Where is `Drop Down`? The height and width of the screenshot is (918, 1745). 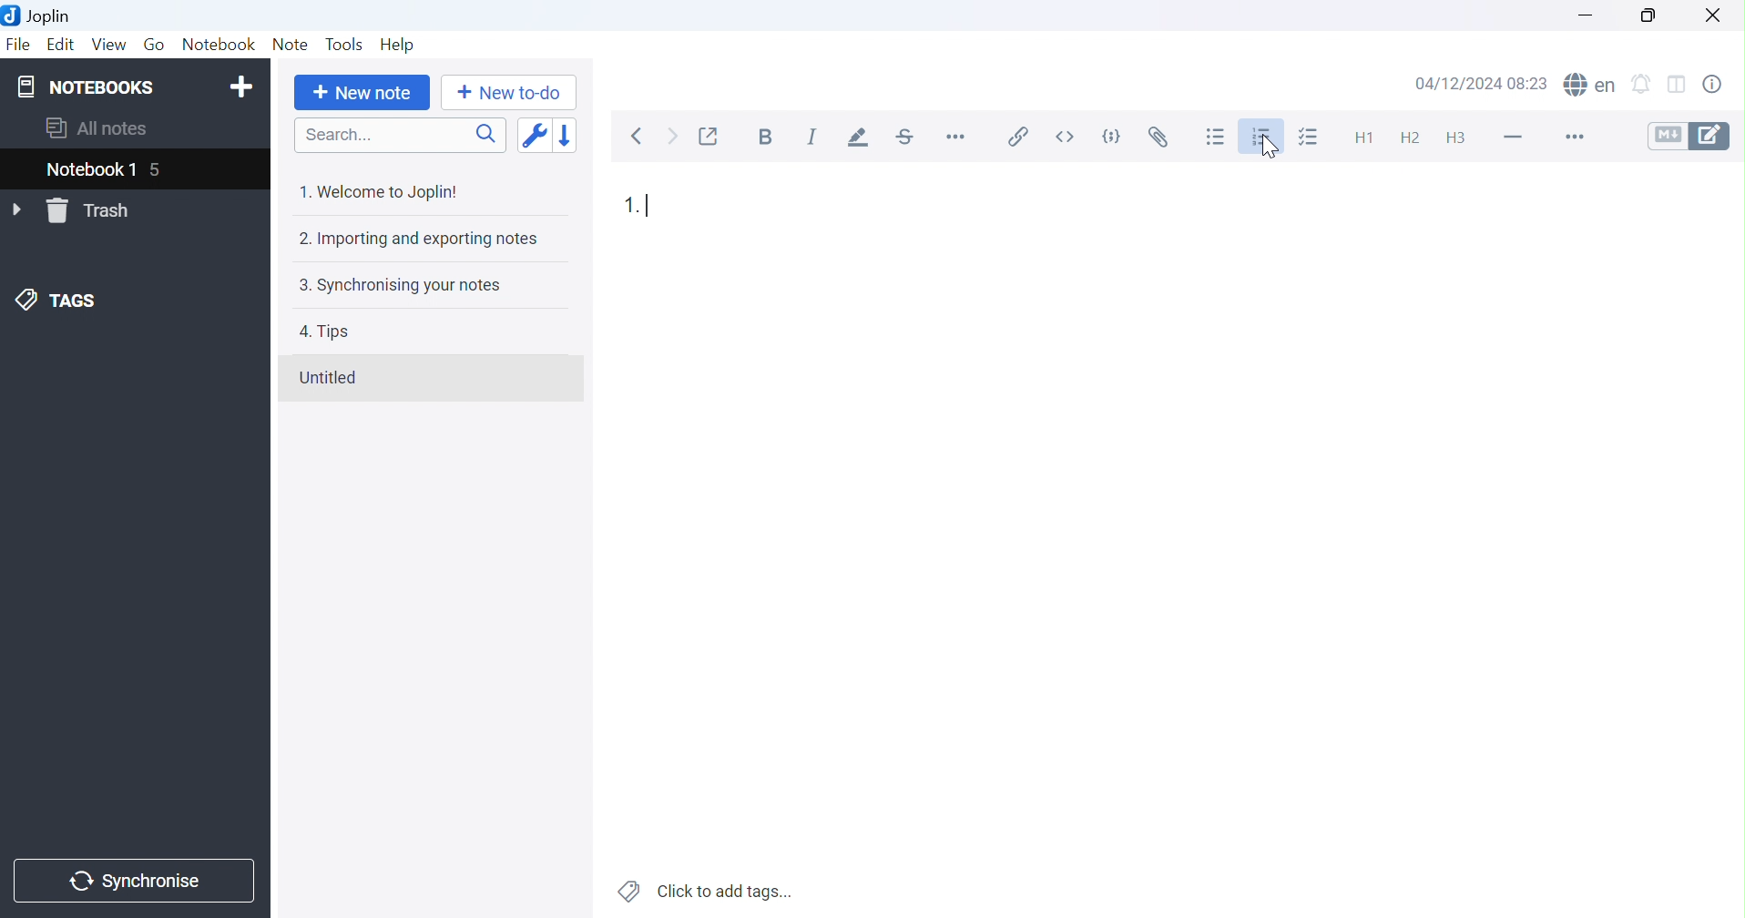
Drop Down is located at coordinates (18, 210).